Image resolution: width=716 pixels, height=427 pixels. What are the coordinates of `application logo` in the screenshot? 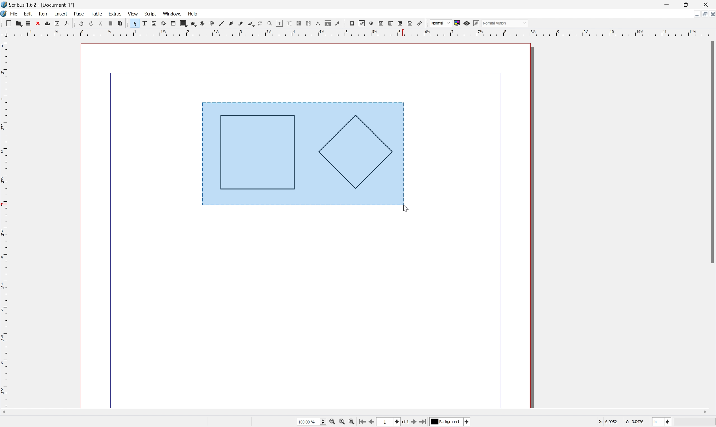 It's located at (5, 13).